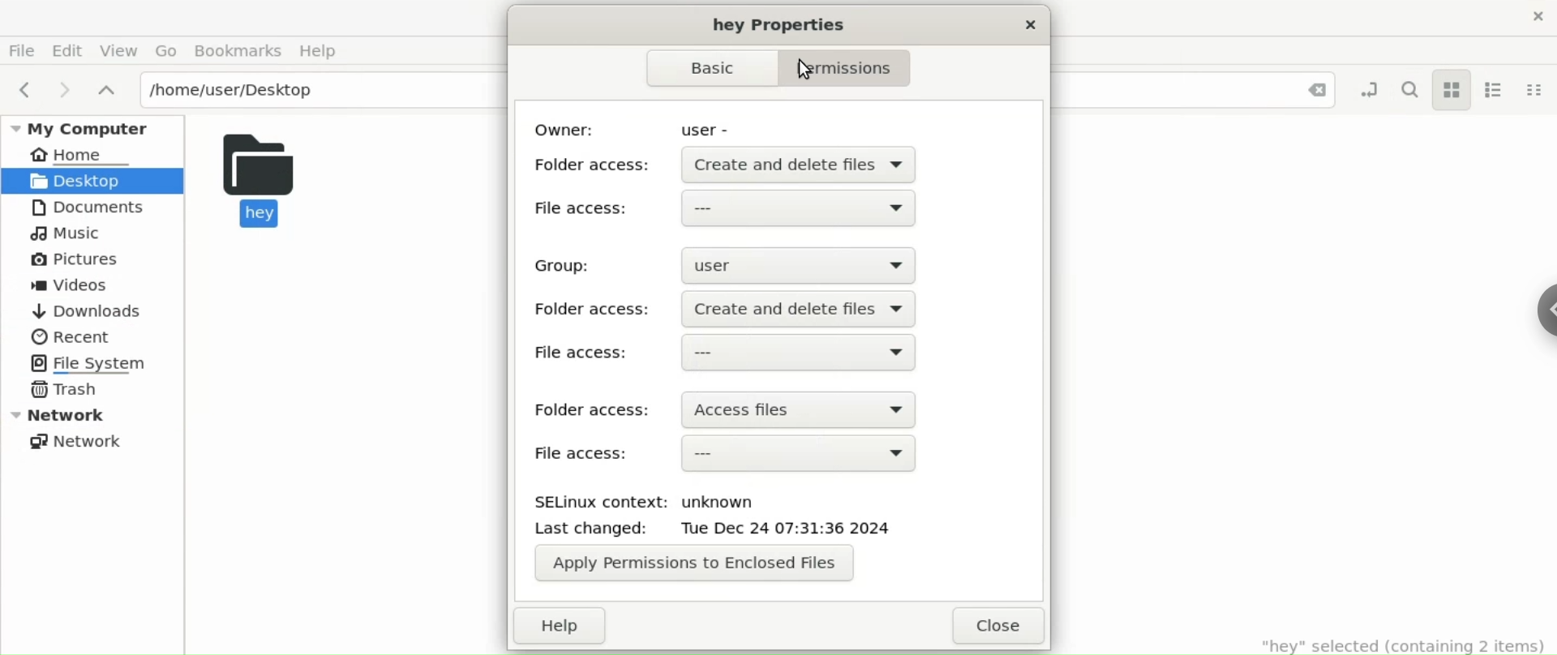  I want to click on Create and delete files, so click(802, 165).